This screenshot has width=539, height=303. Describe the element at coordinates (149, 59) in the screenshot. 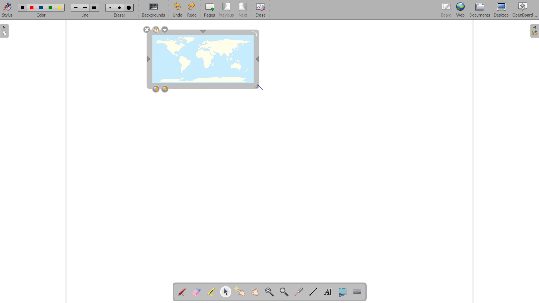

I see `resize` at that location.